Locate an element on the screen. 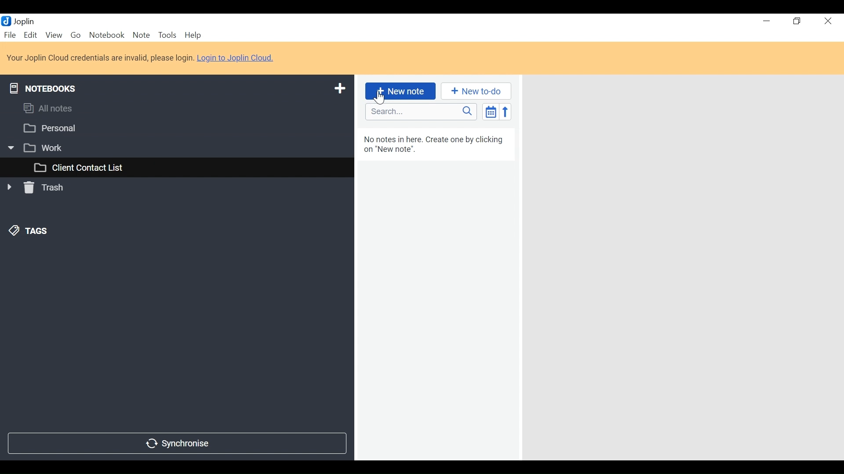 This screenshot has height=474, width=844. Add a New to do is located at coordinates (476, 91).